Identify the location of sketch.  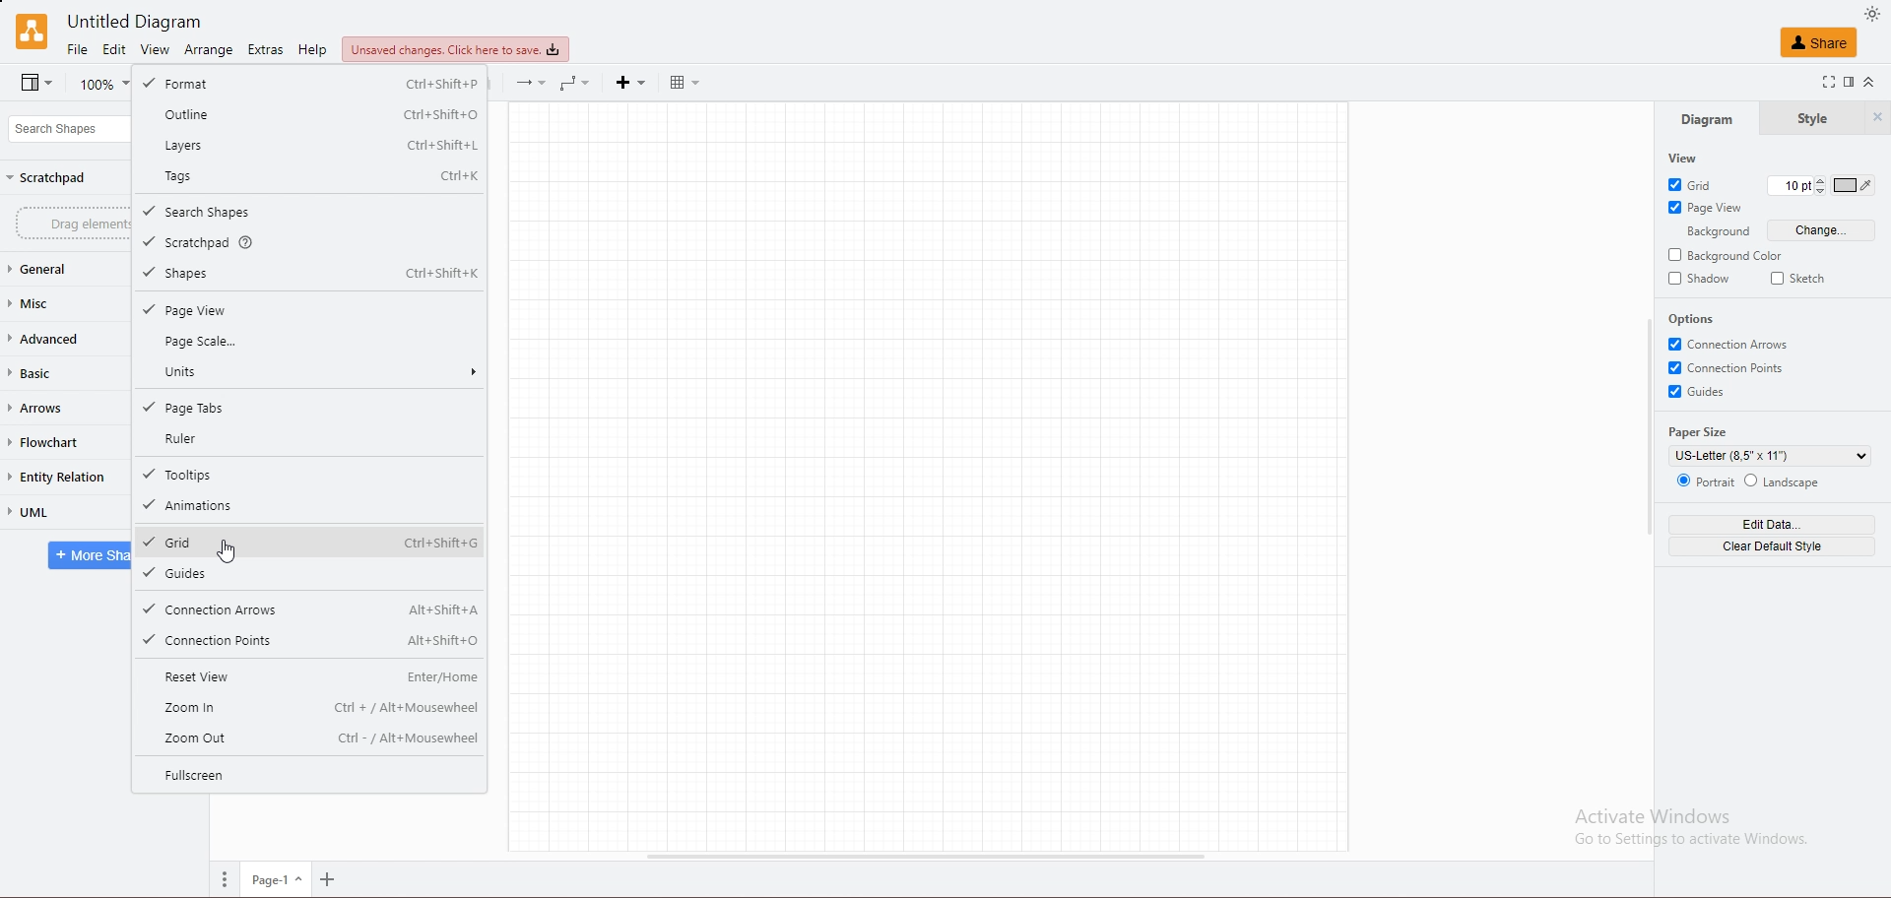
(1798, 277).